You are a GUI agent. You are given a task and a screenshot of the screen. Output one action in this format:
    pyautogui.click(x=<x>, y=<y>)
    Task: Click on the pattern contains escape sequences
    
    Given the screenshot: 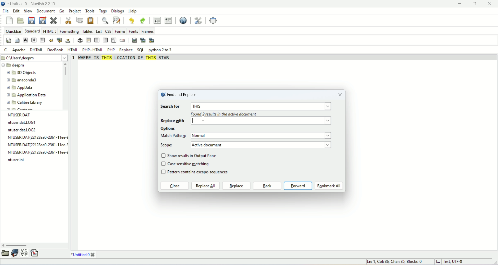 What is the action you would take?
    pyautogui.click(x=202, y=173)
    